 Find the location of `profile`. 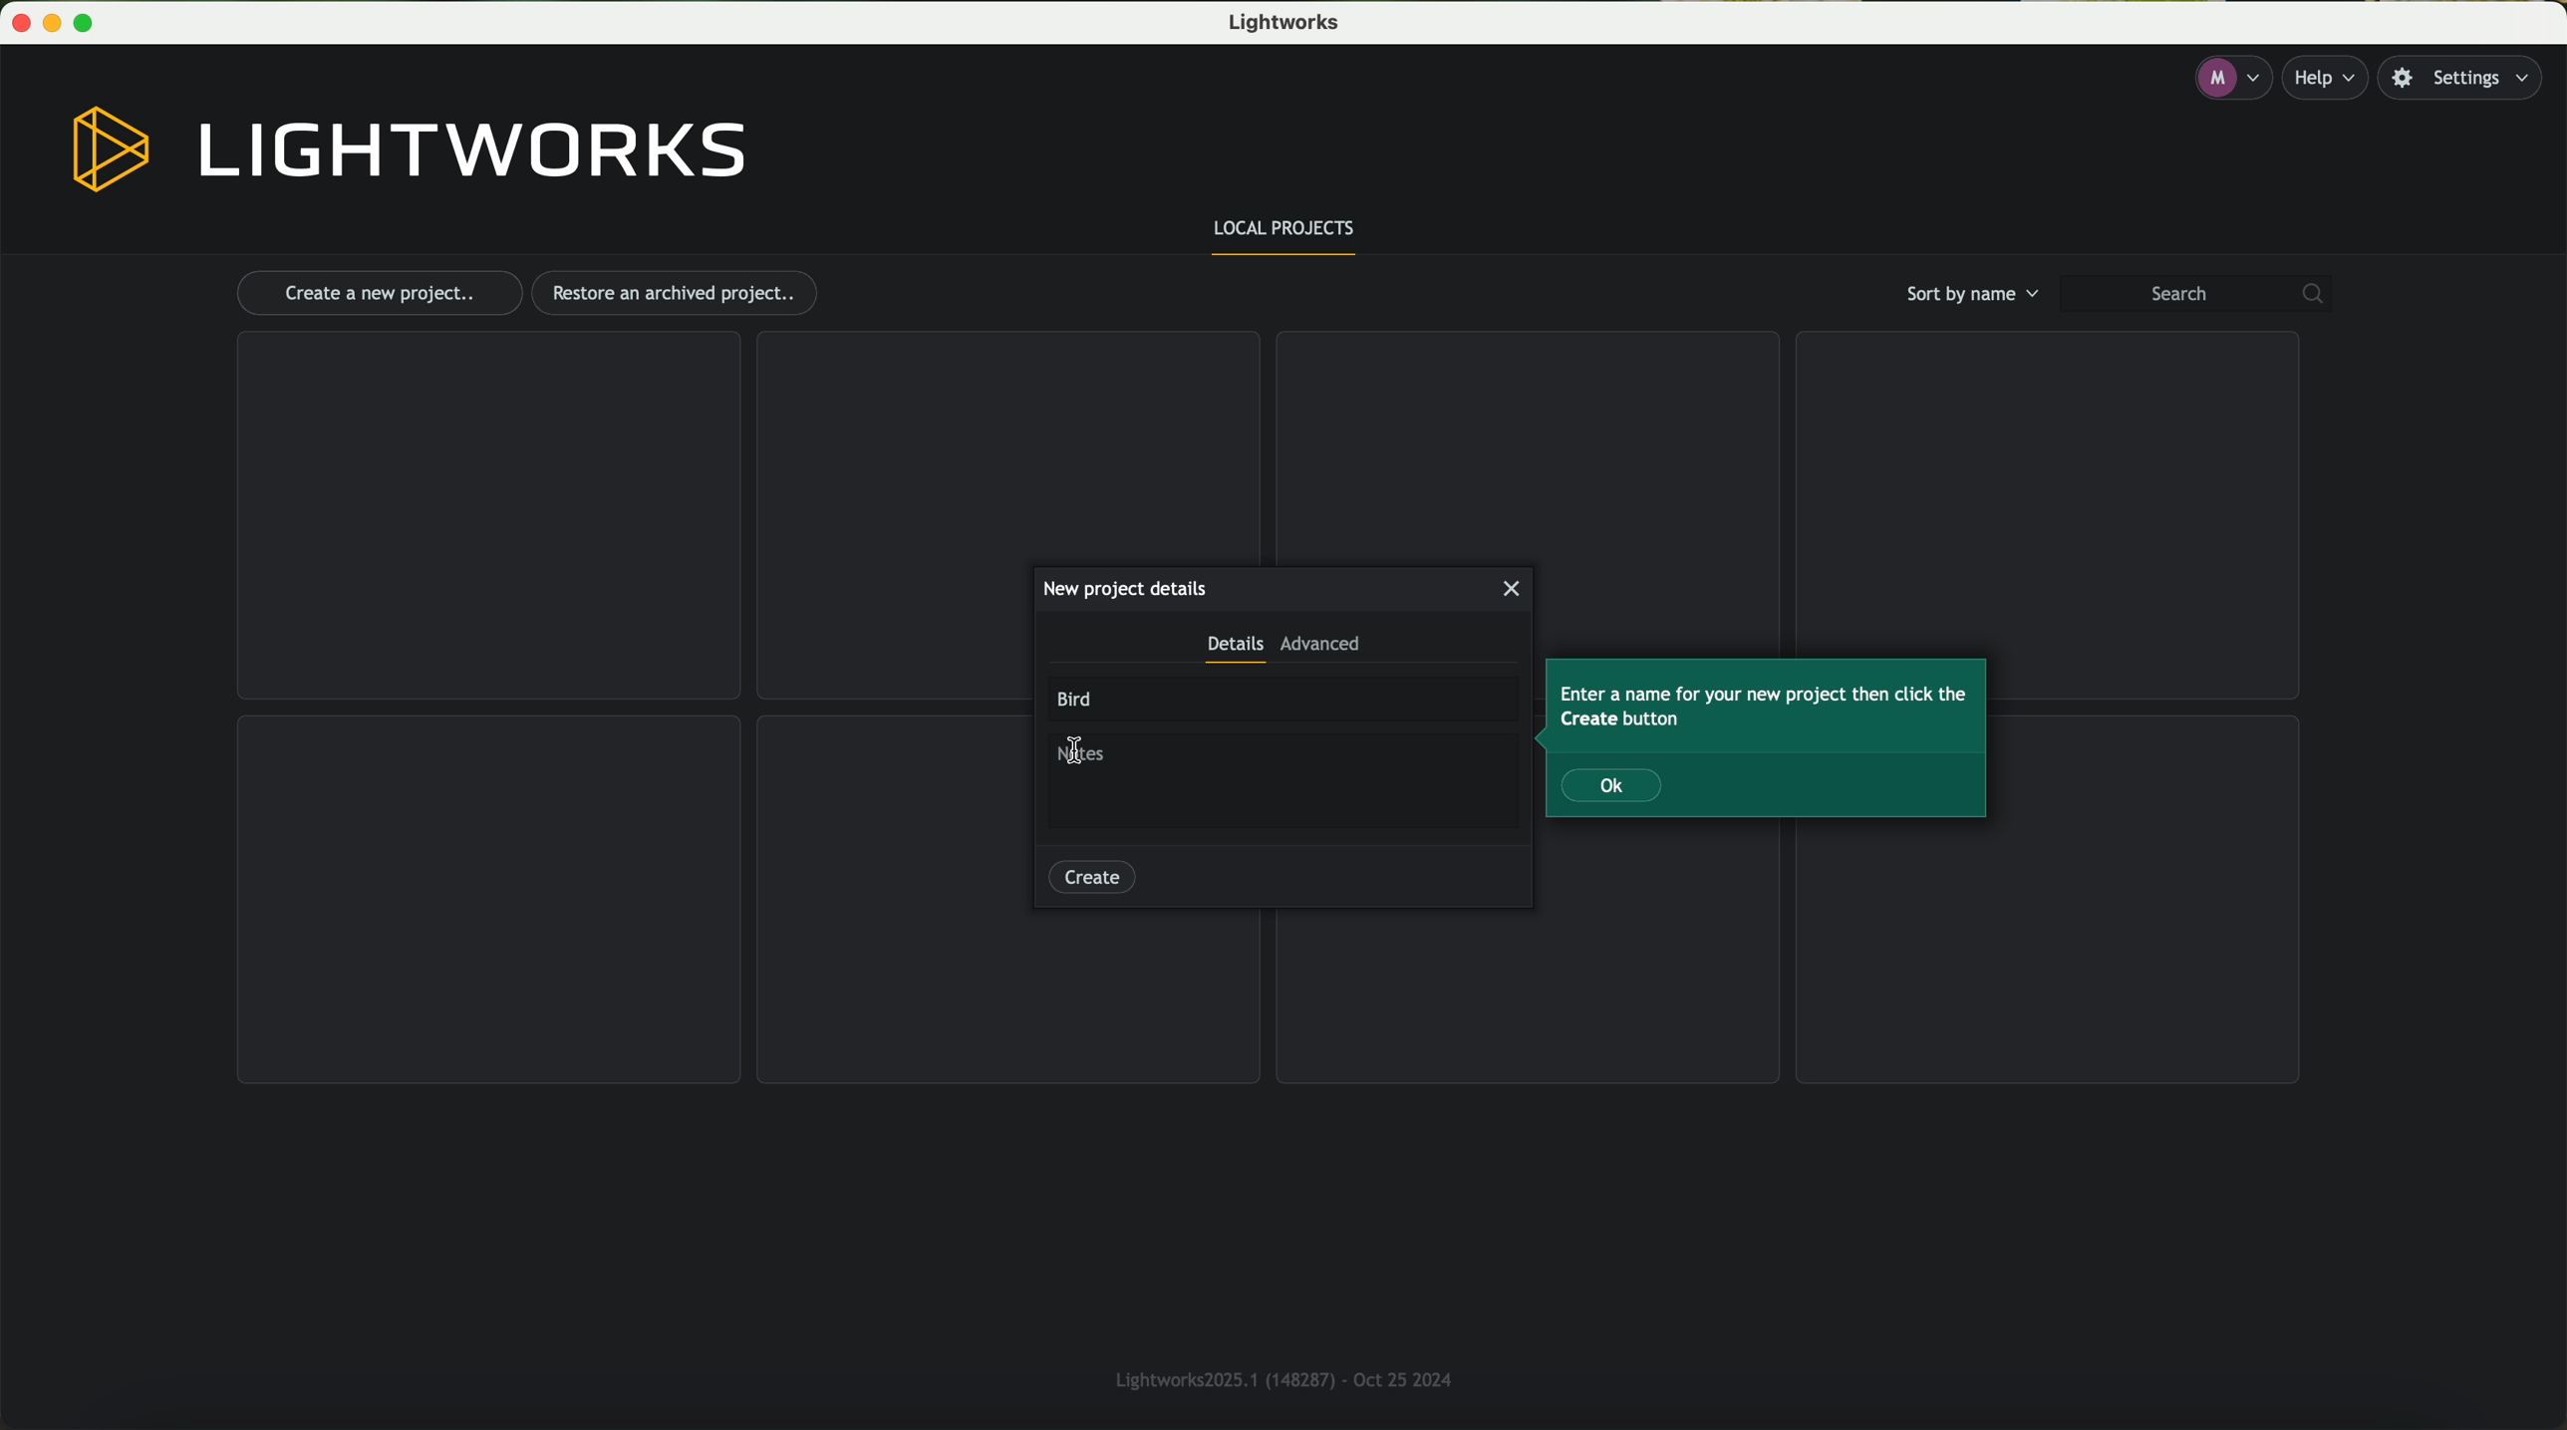

profile is located at coordinates (2230, 79).